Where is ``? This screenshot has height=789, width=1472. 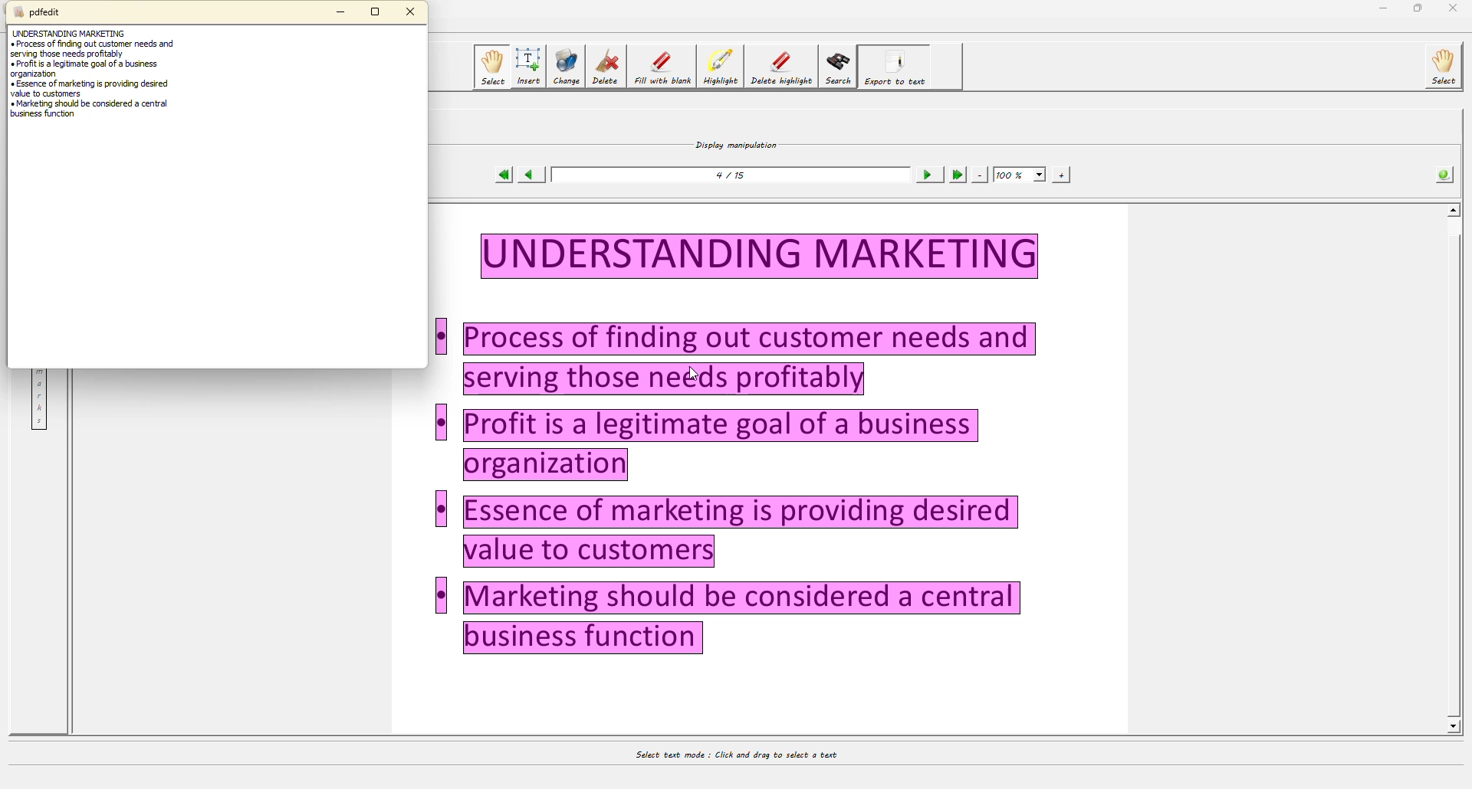
 is located at coordinates (743, 532).